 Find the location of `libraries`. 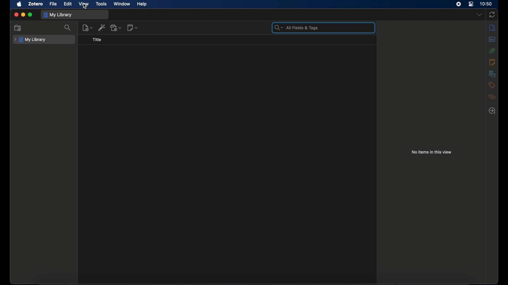

libraries is located at coordinates (492, 74).